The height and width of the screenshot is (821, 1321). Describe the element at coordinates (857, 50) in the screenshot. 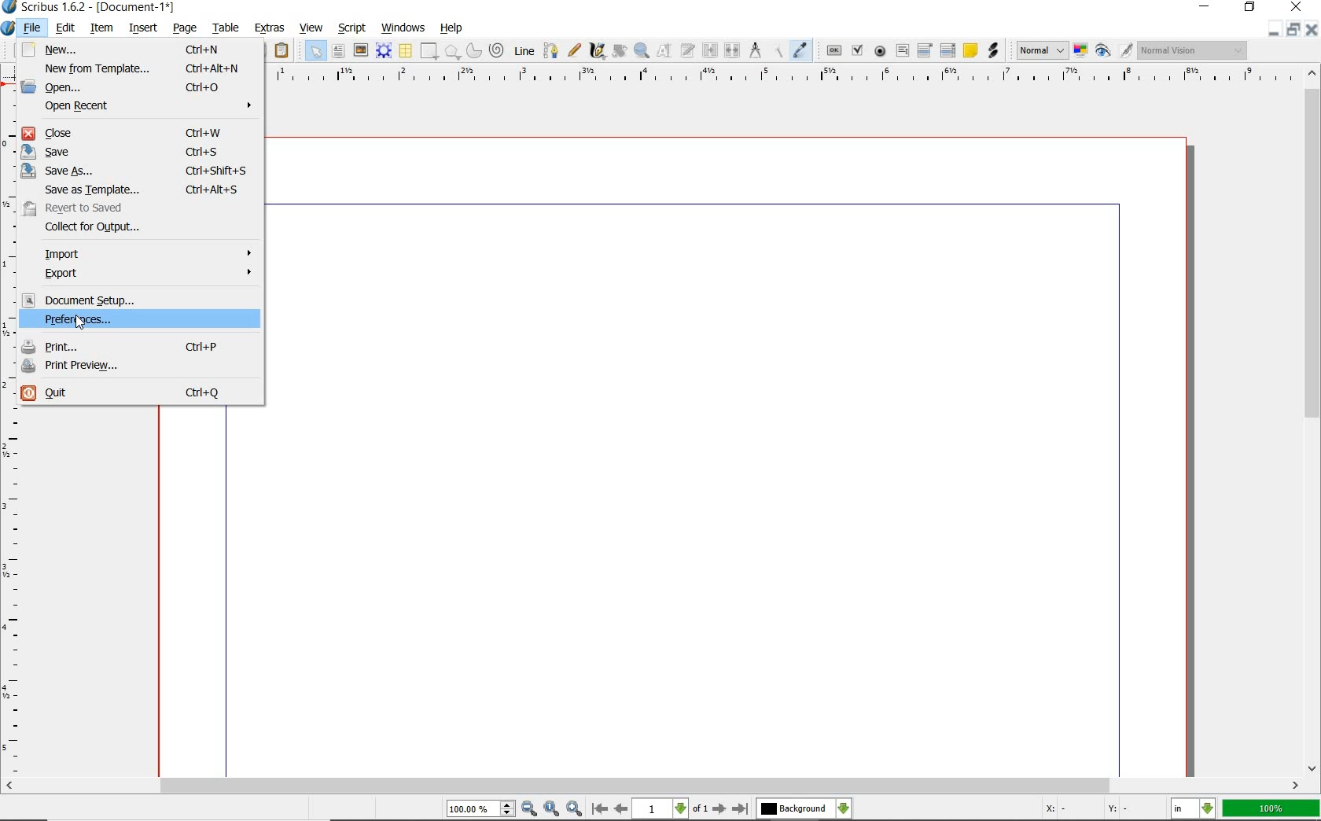

I see `pdf check box` at that location.